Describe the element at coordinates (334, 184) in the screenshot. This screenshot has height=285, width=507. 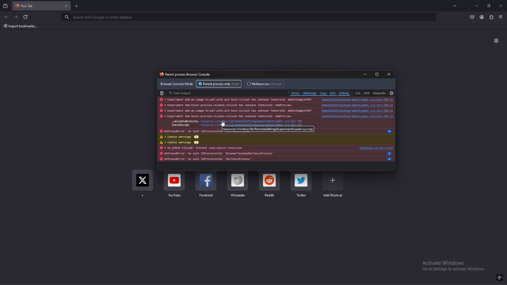
I see `add shortcut` at that location.